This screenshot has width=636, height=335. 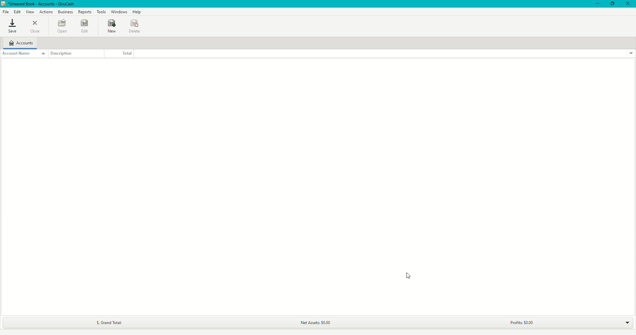 I want to click on Total, so click(x=117, y=53).